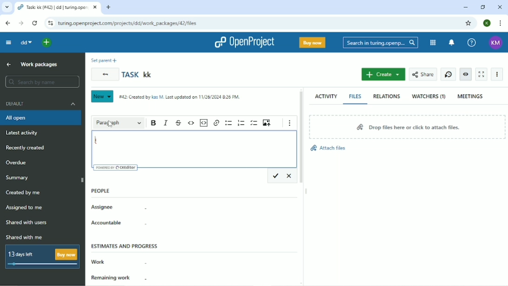 The height and width of the screenshot is (286, 508). What do you see at coordinates (25, 208) in the screenshot?
I see `Assigned to me` at bounding box center [25, 208].